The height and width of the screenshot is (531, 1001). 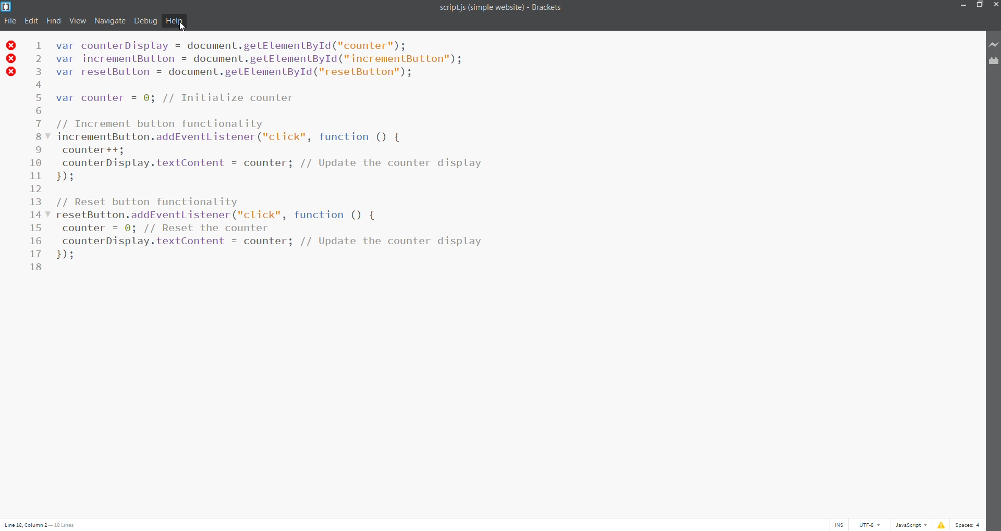 What do you see at coordinates (8, 21) in the screenshot?
I see `file` at bounding box center [8, 21].